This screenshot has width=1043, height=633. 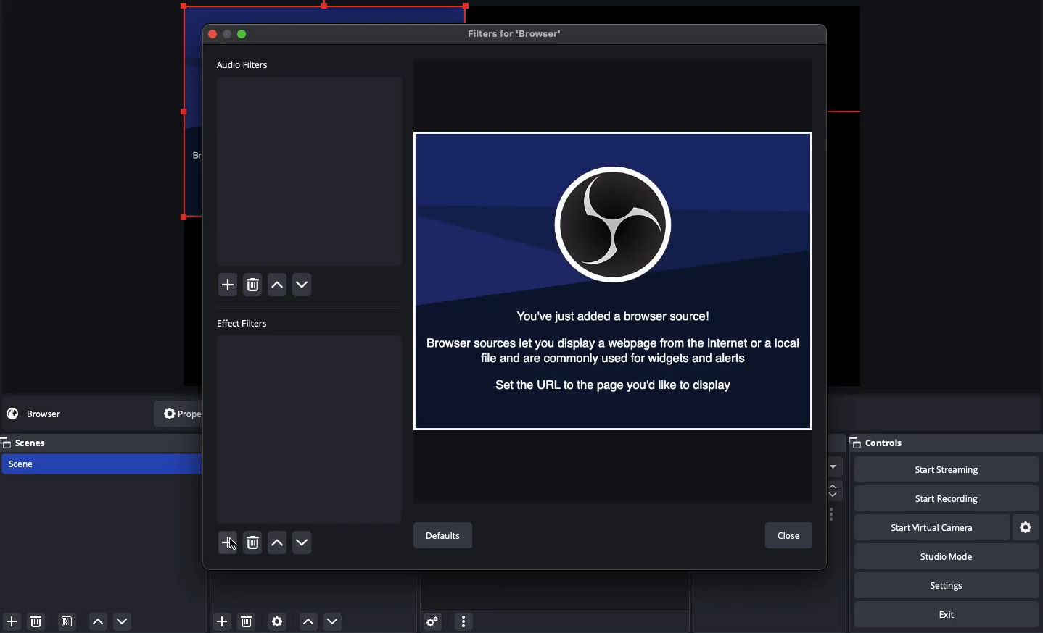 I want to click on Settings, so click(x=1025, y=528).